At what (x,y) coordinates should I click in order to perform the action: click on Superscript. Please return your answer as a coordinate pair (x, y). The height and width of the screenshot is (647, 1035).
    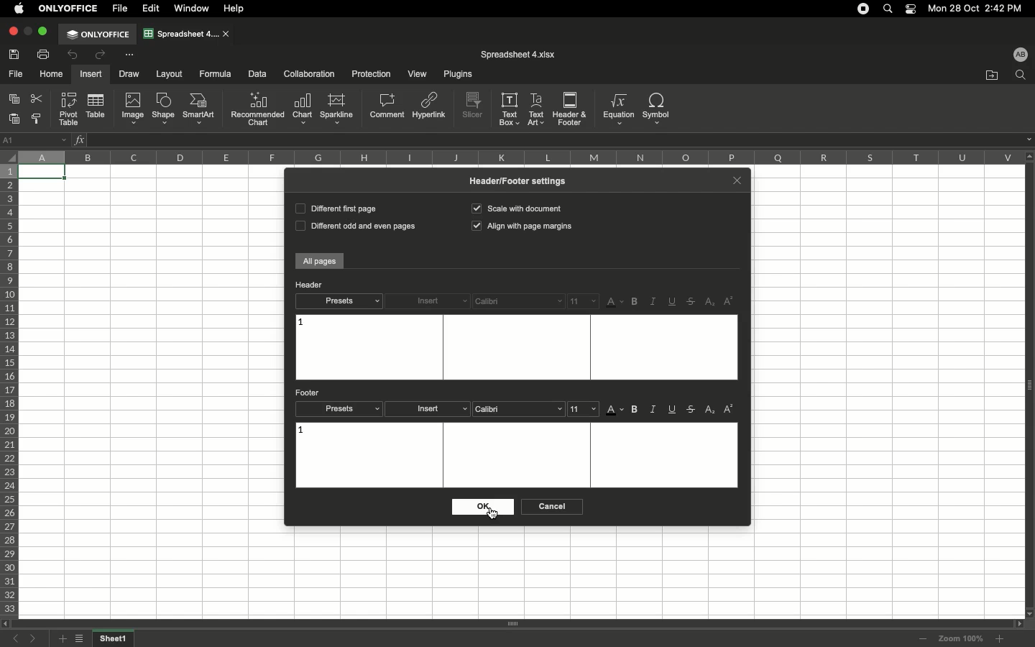
    Looking at the image, I should click on (728, 409).